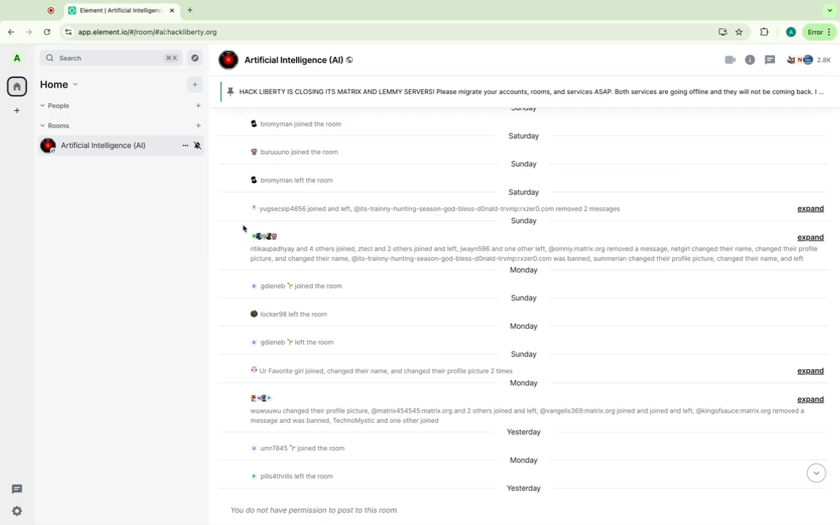 The height and width of the screenshot is (525, 840). I want to click on , so click(269, 236).